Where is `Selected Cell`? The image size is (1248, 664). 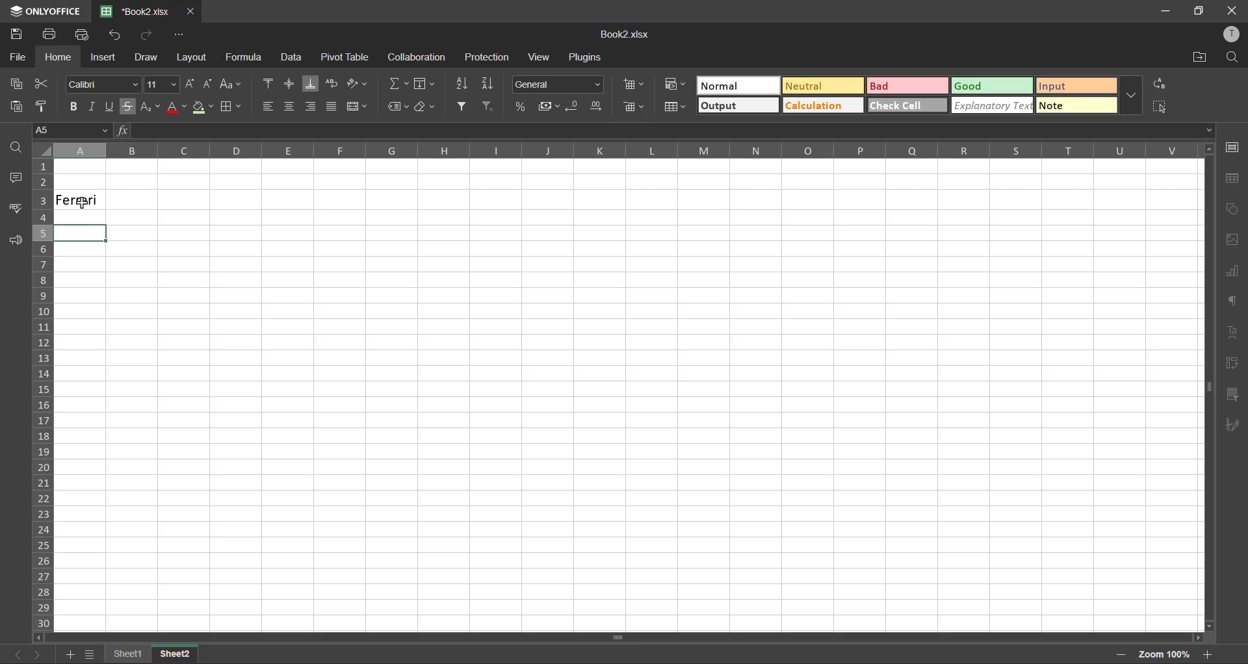 Selected Cell is located at coordinates (81, 233).